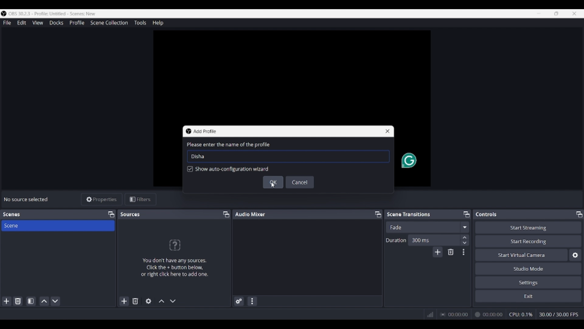 Image resolution: width=584 pixels, height=329 pixels. Describe the element at coordinates (44, 301) in the screenshot. I see `Move scene up` at that location.